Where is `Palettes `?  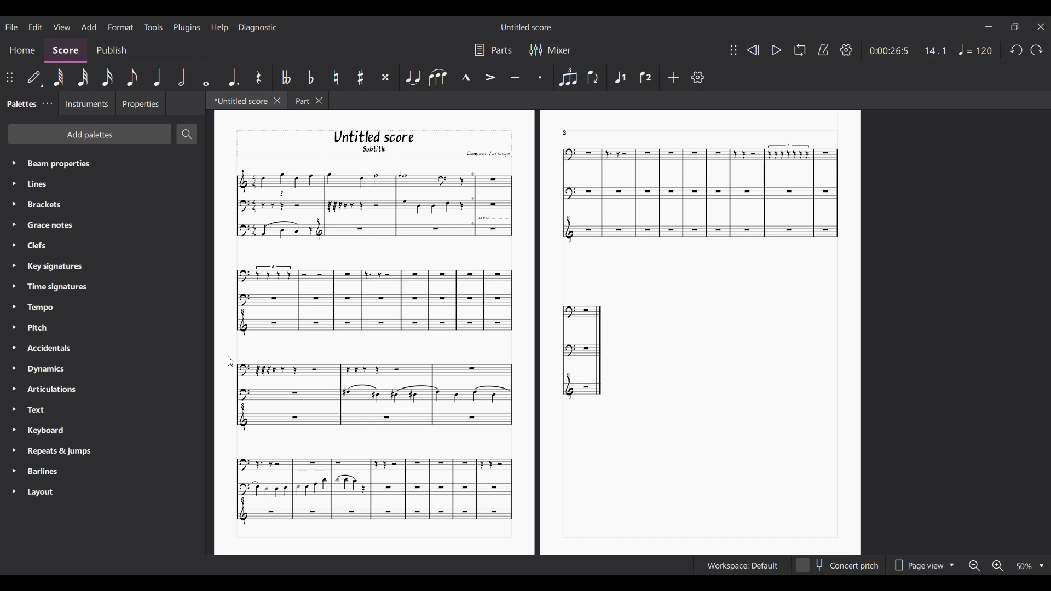
Palettes  is located at coordinates (20, 102).